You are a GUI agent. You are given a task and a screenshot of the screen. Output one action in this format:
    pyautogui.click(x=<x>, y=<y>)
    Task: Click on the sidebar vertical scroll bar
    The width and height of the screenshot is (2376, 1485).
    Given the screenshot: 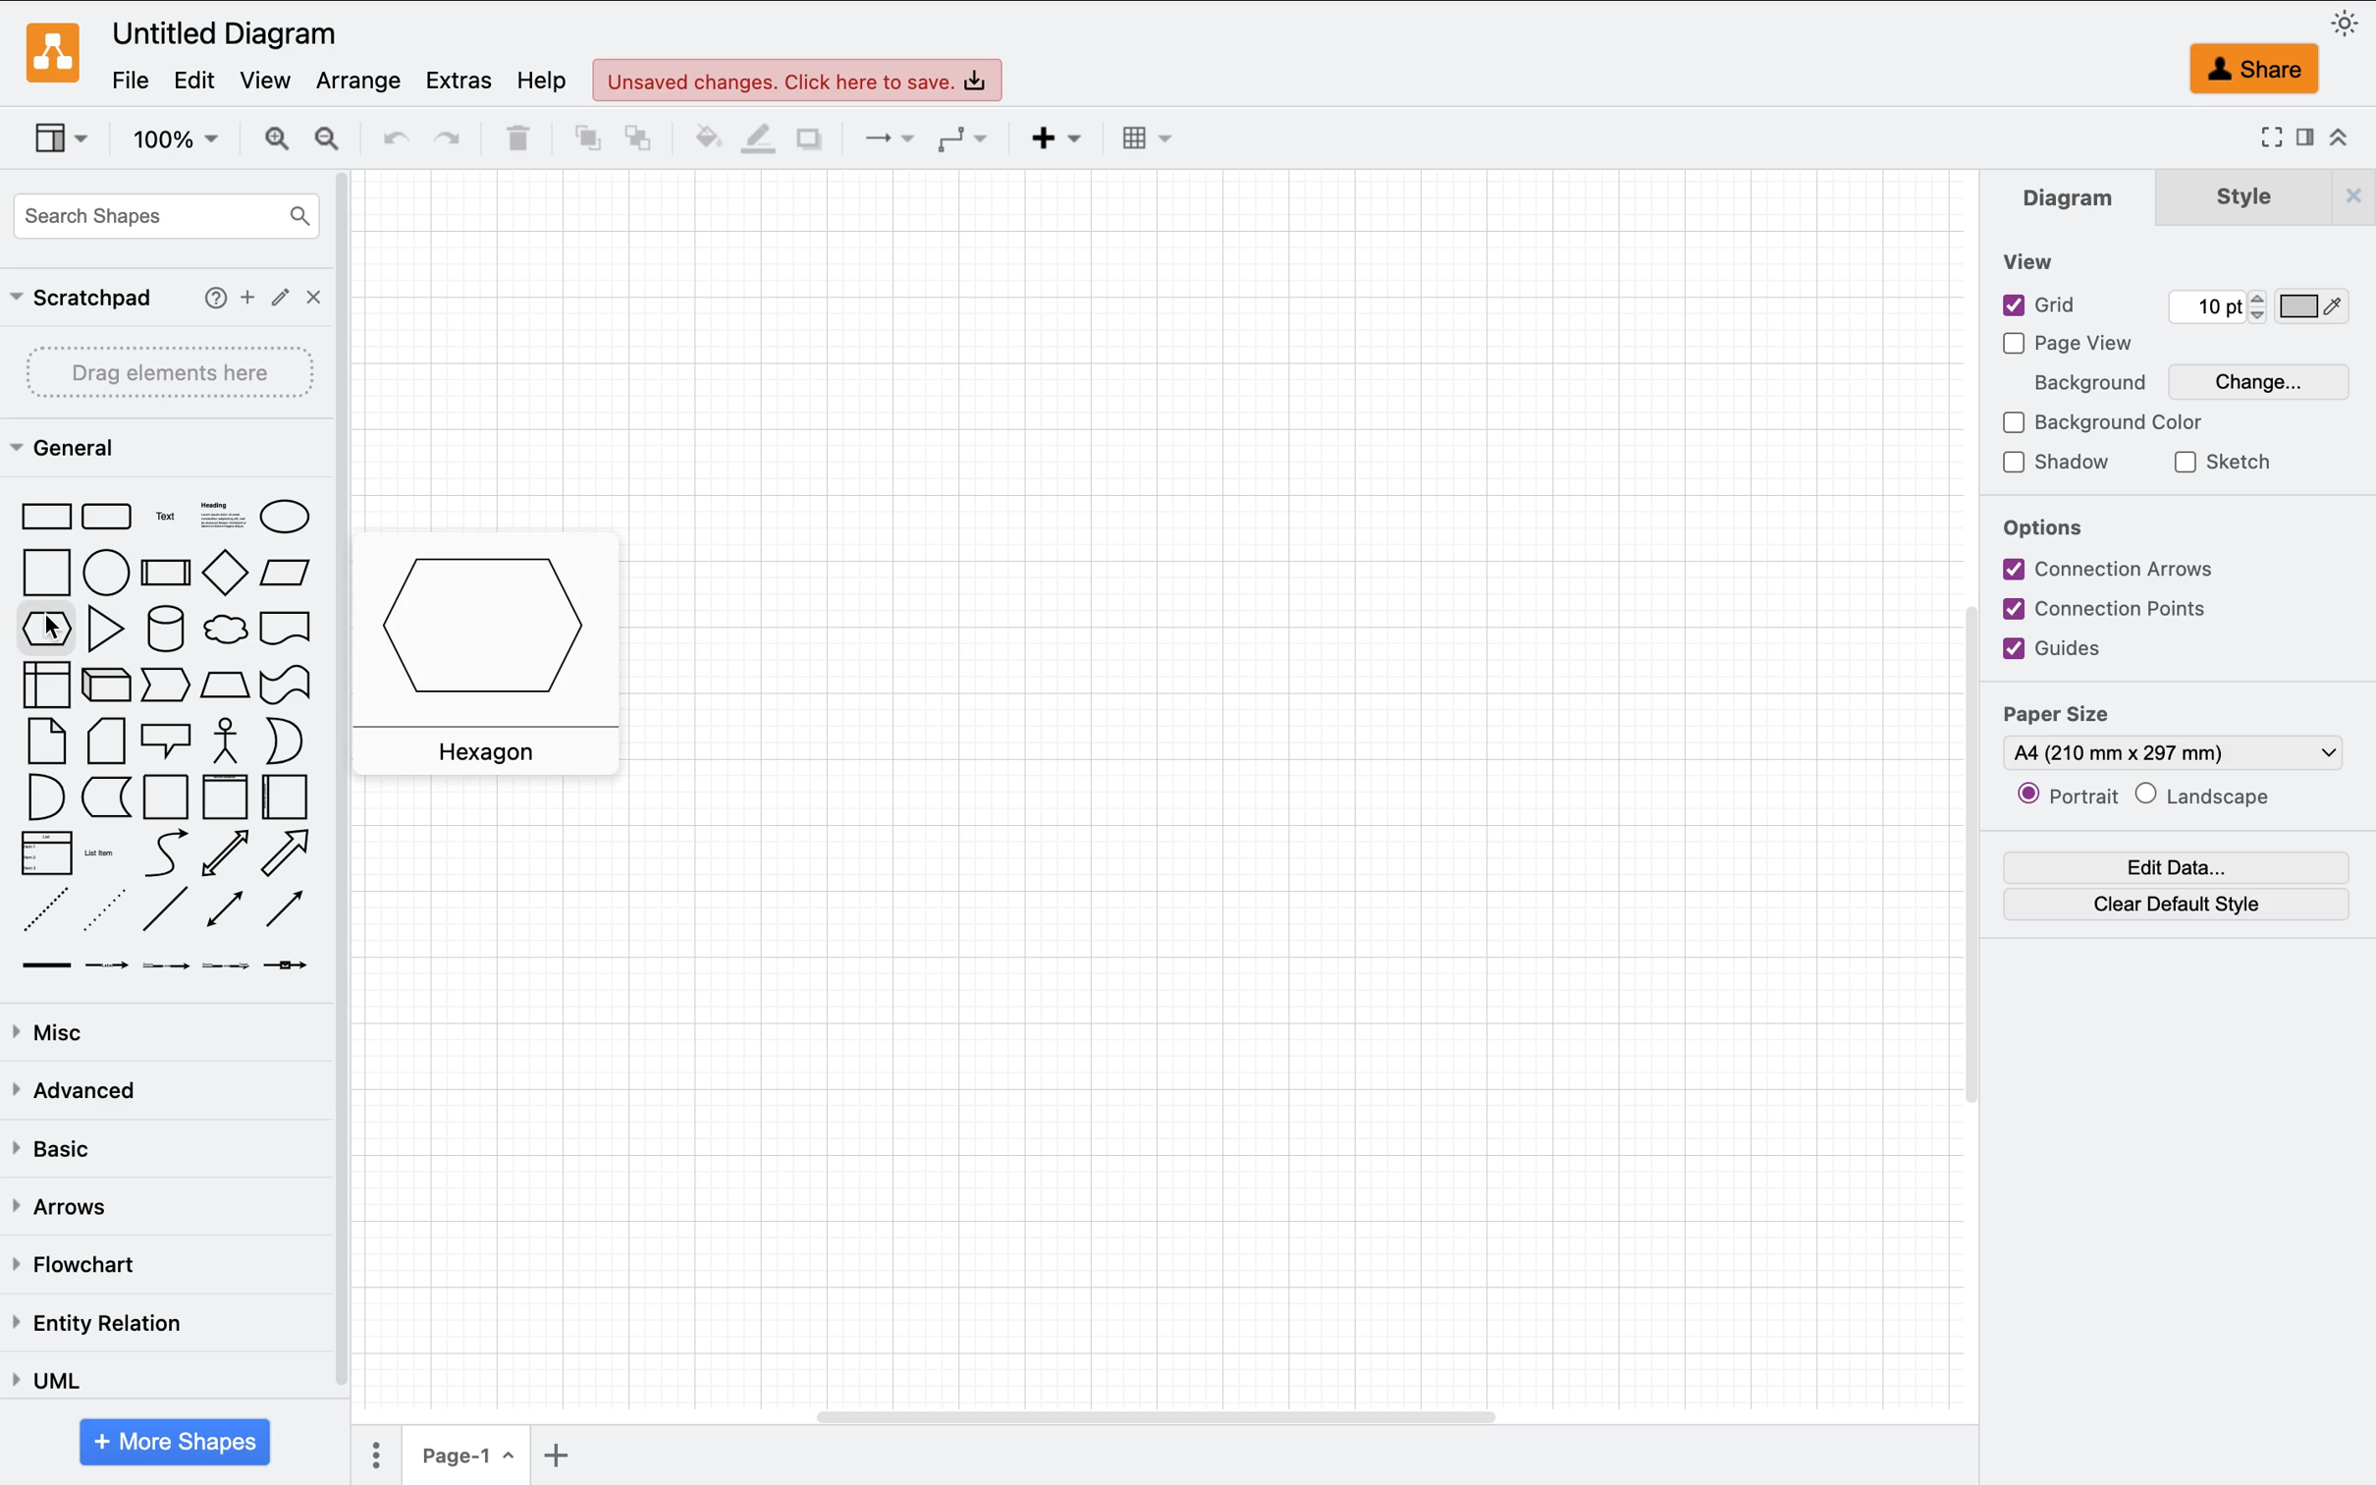 What is the action you would take?
    pyautogui.click(x=349, y=780)
    